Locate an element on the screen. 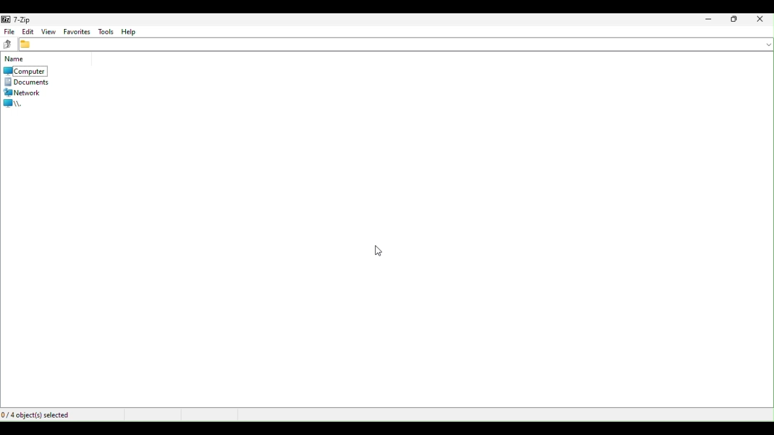 This screenshot has width=774, height=435. 7 zip  is located at coordinates (21, 19).